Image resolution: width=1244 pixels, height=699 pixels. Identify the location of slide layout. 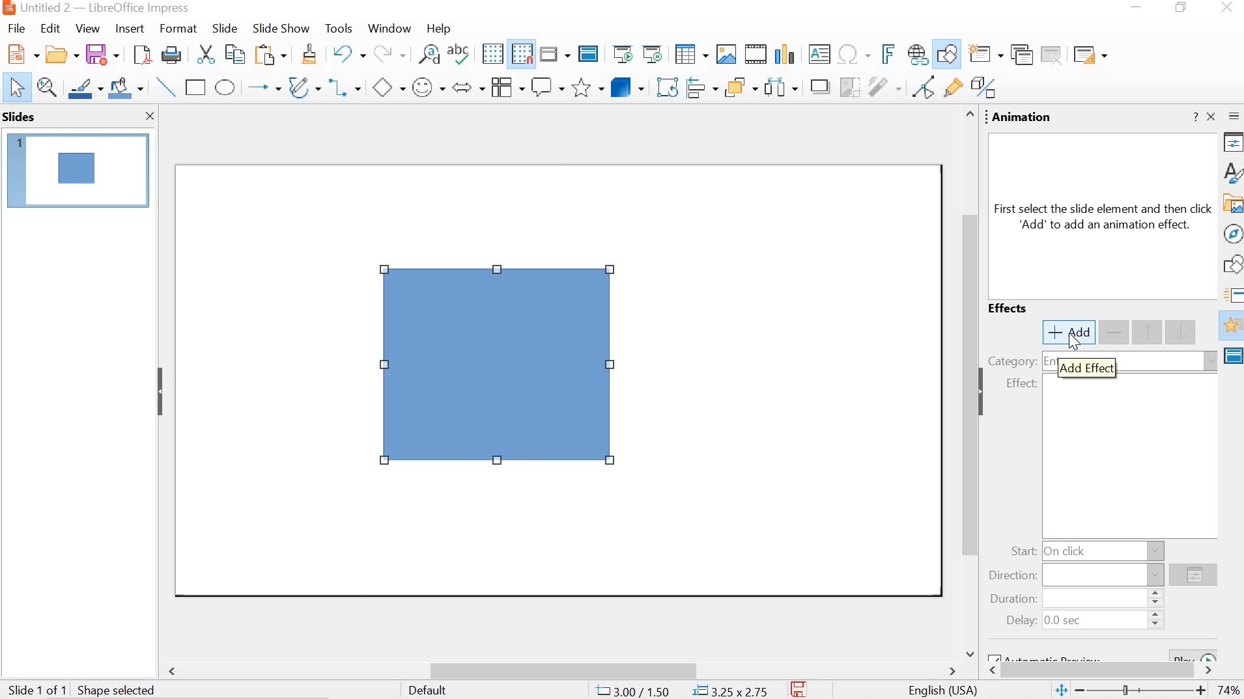
(1089, 57).